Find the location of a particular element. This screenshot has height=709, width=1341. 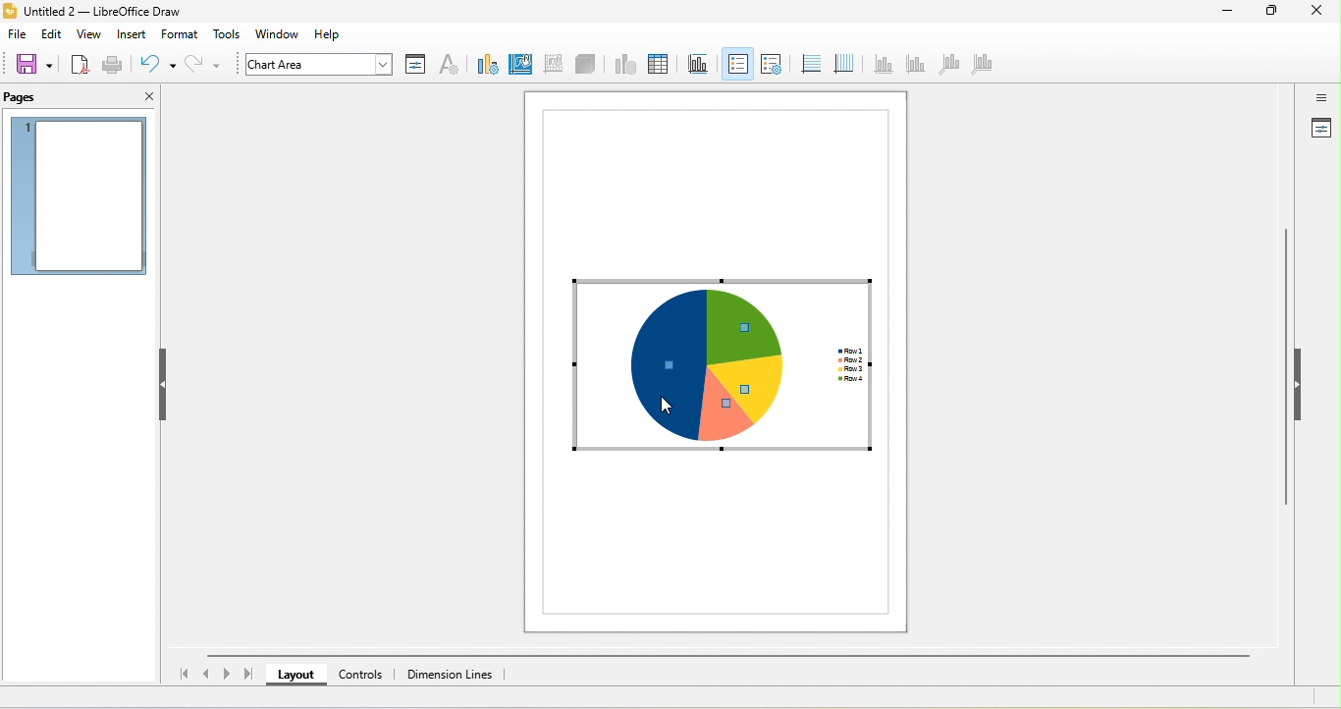

horizontal scroll bar is located at coordinates (725, 656).